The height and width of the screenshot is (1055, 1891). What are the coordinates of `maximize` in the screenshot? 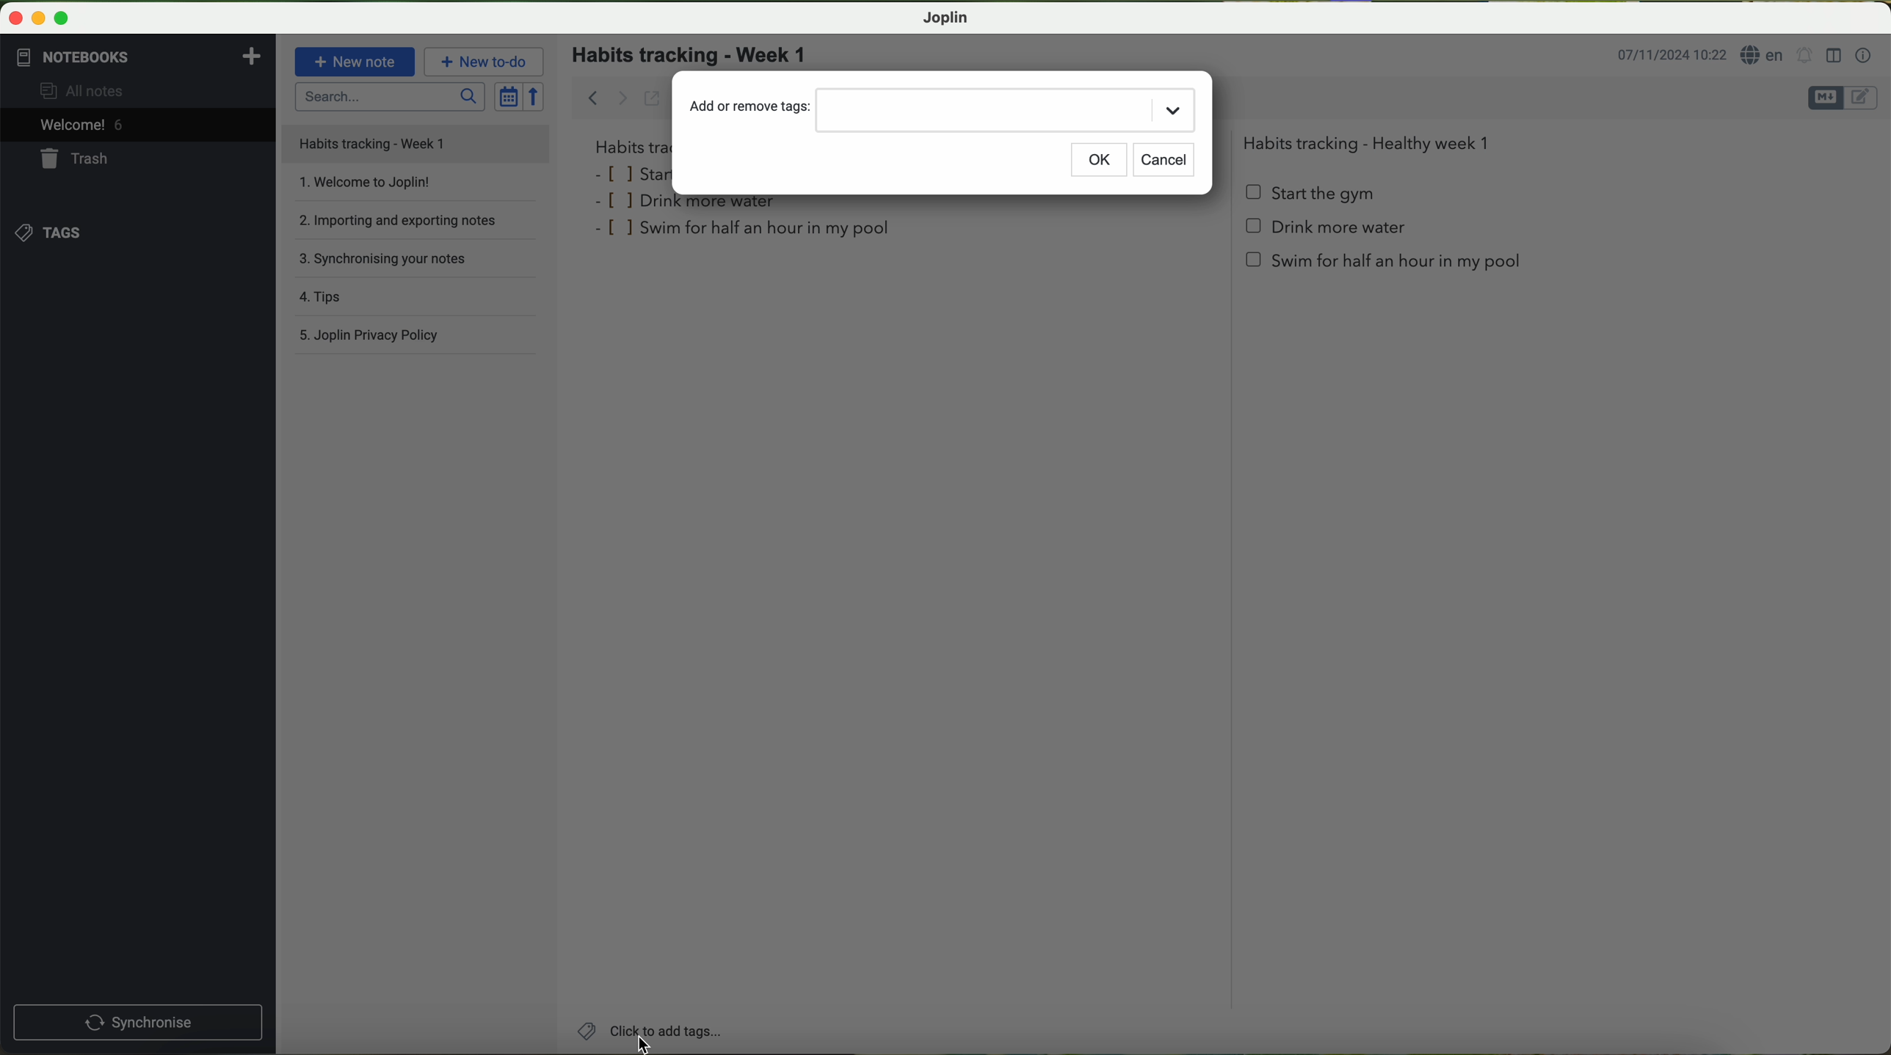 It's located at (62, 18).